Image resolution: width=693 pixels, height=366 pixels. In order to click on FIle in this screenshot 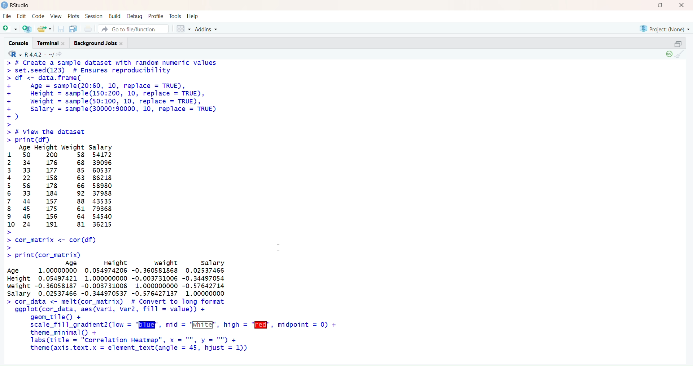, I will do `click(7, 16)`.